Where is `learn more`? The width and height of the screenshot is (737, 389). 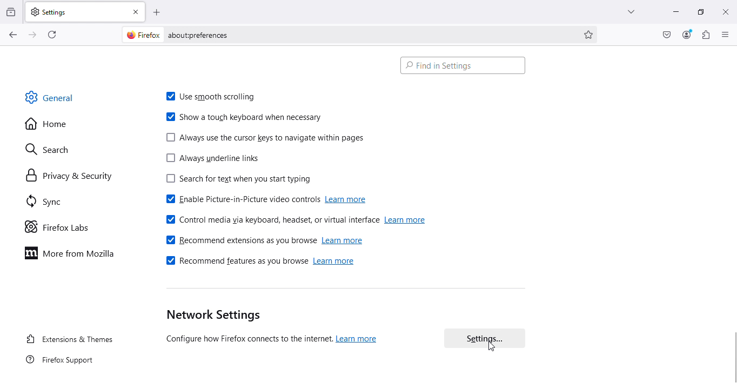
learn more is located at coordinates (343, 241).